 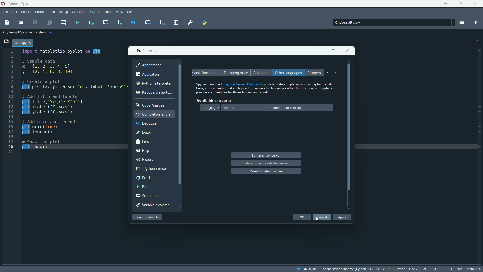 I want to click on interpreter, so click(x=349, y=269).